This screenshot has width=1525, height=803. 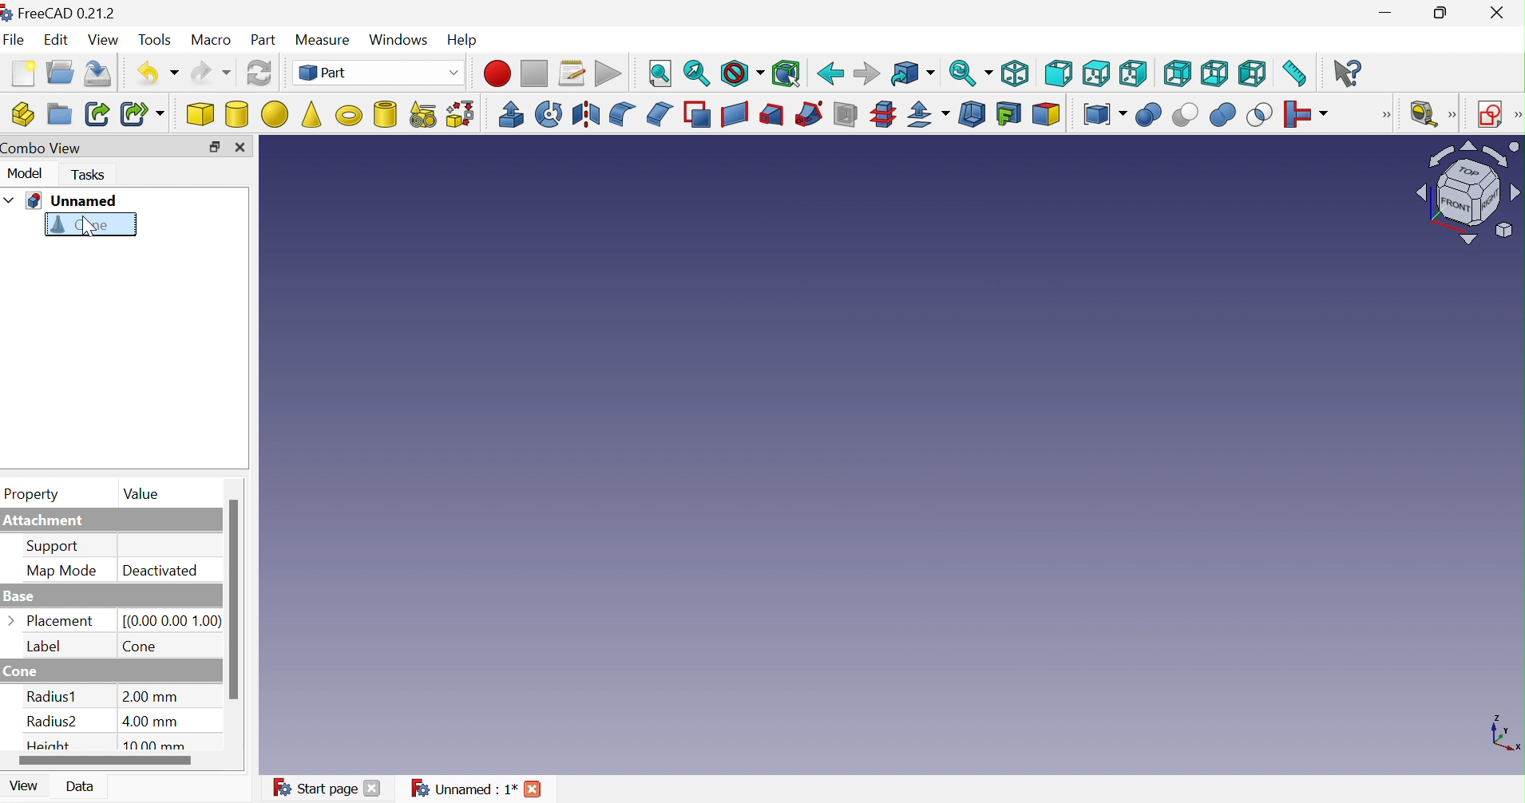 What do you see at coordinates (697, 114) in the screenshot?
I see `Make face from wires` at bounding box center [697, 114].